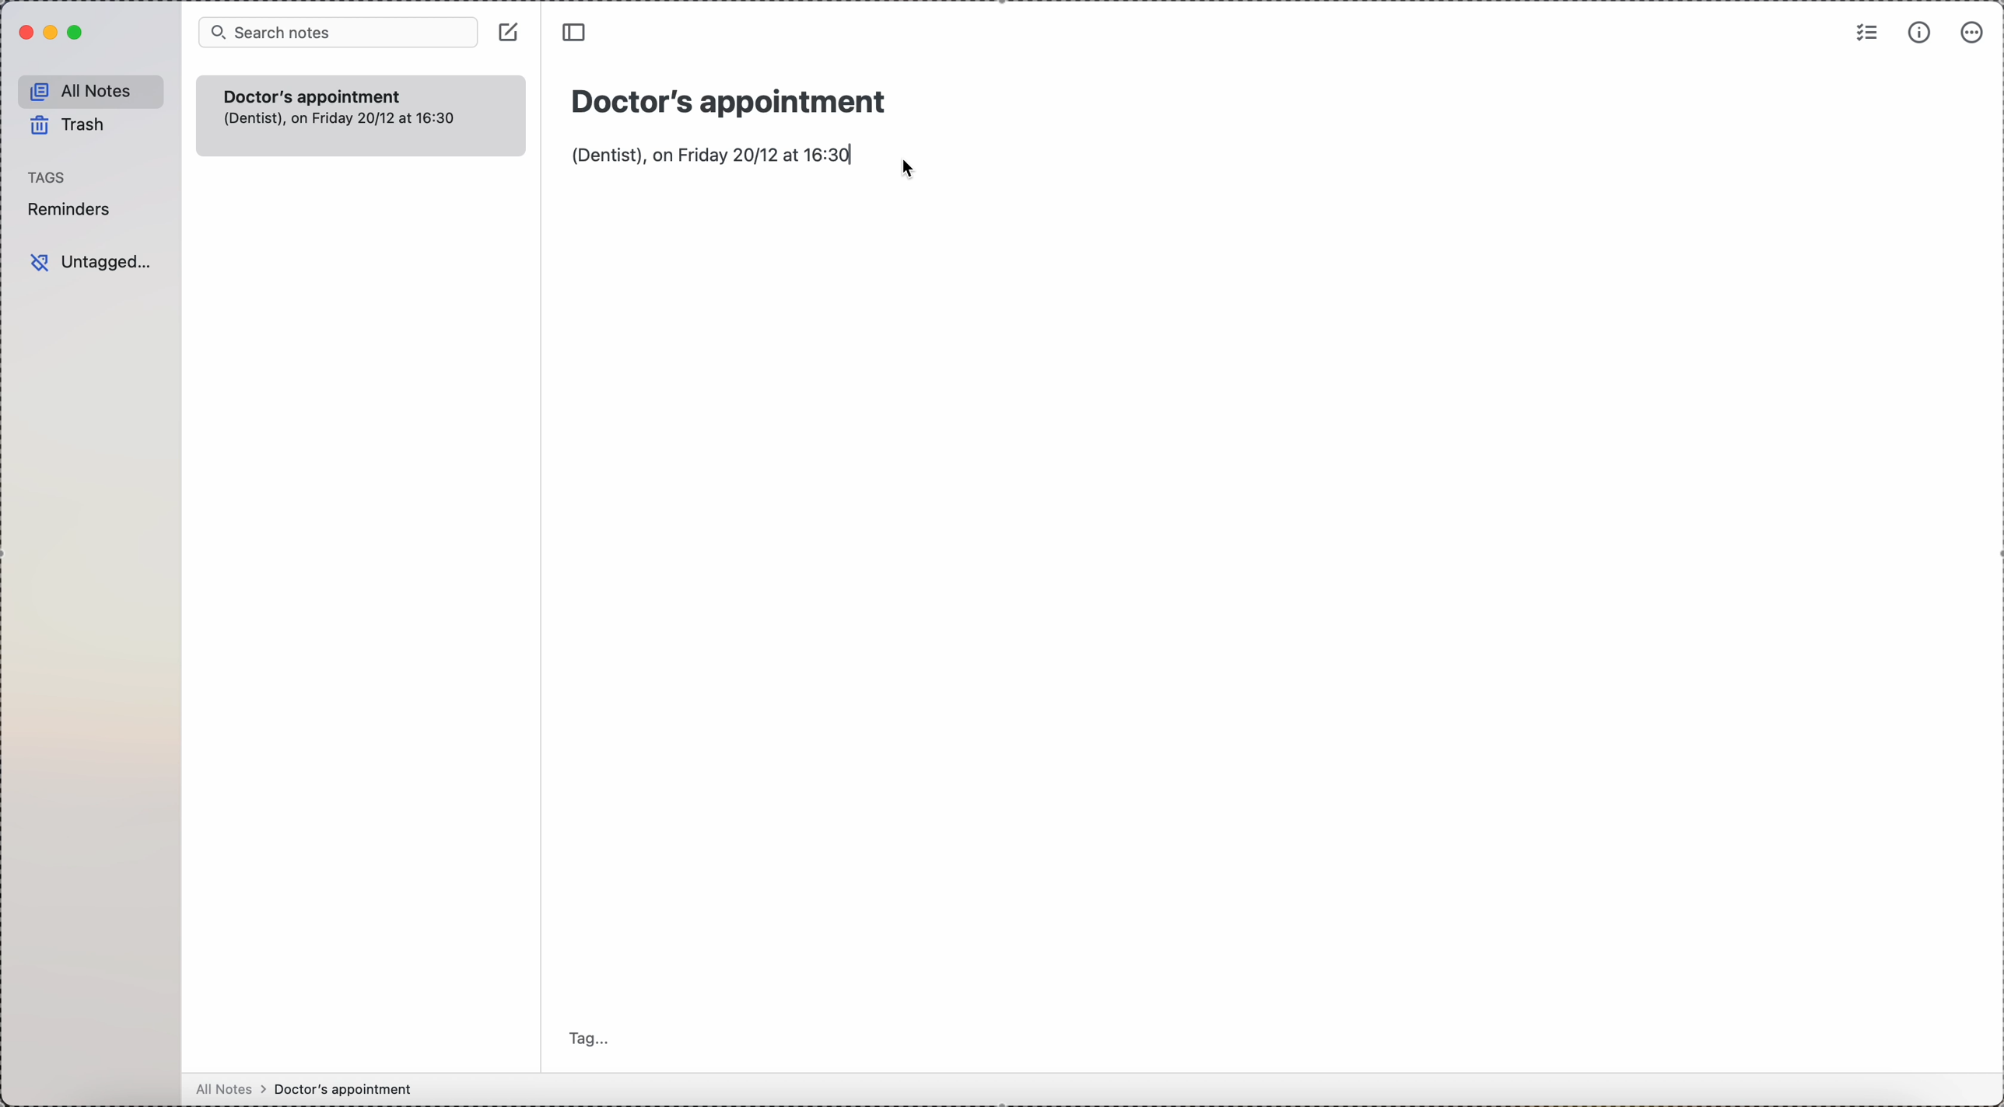 The width and height of the screenshot is (2004, 1107). Describe the element at coordinates (587, 1038) in the screenshot. I see `tag` at that location.